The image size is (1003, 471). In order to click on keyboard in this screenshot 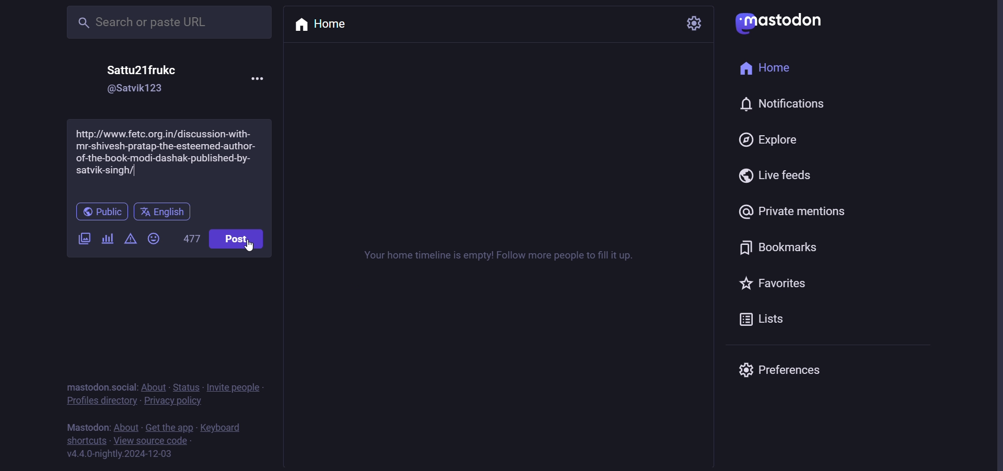, I will do `click(225, 429)`.